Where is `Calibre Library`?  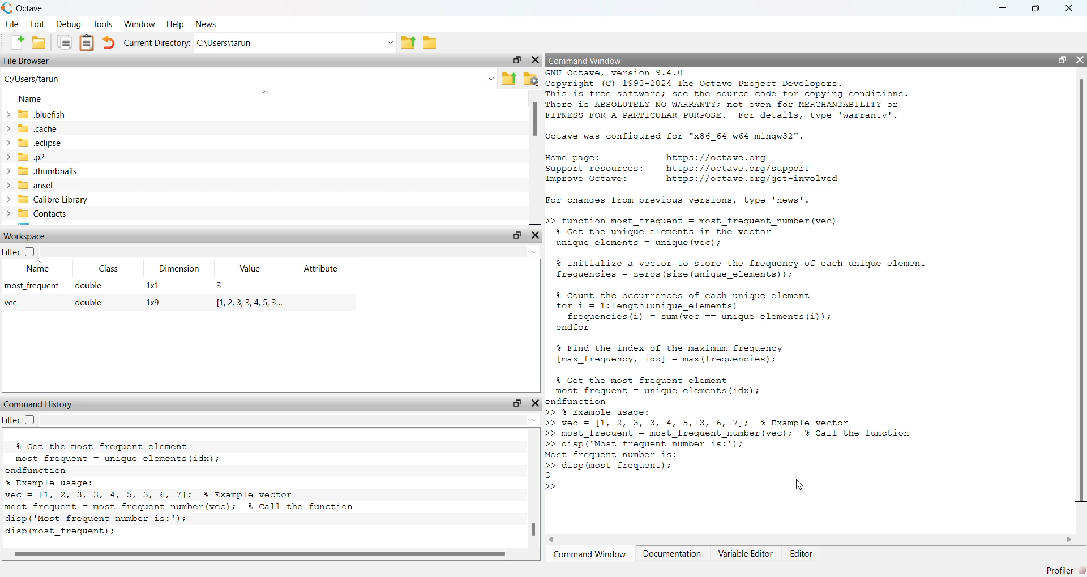 Calibre Library is located at coordinates (53, 199).